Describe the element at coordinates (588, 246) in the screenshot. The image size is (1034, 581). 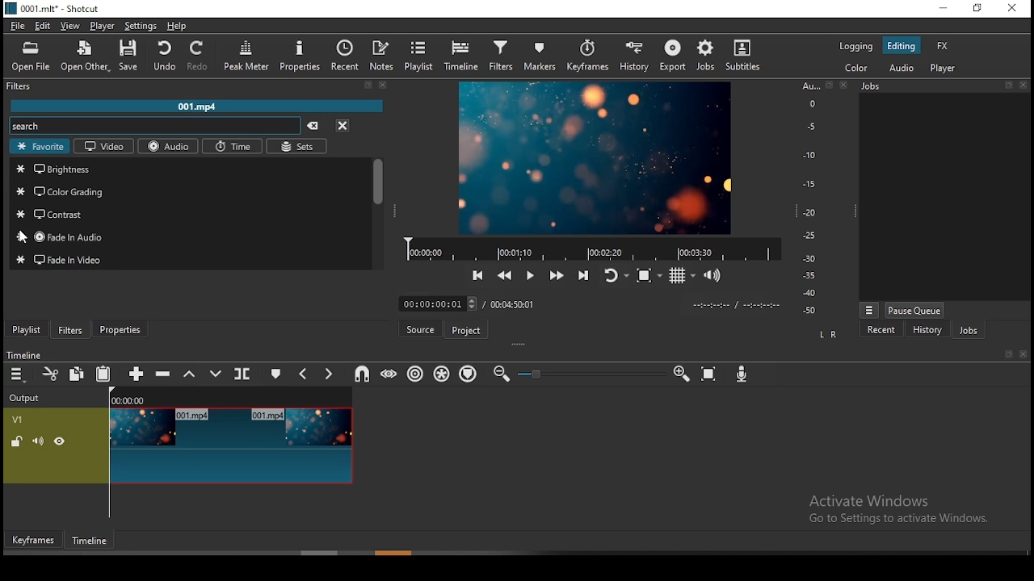
I see `video progress bar` at that location.